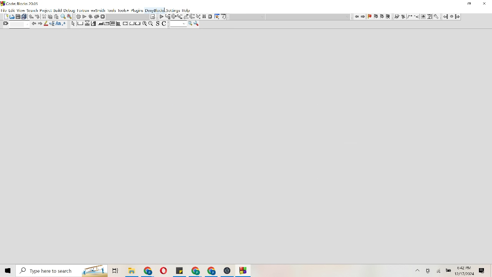 The width and height of the screenshot is (492, 277). Describe the element at coordinates (45, 10) in the screenshot. I see `Project` at that location.